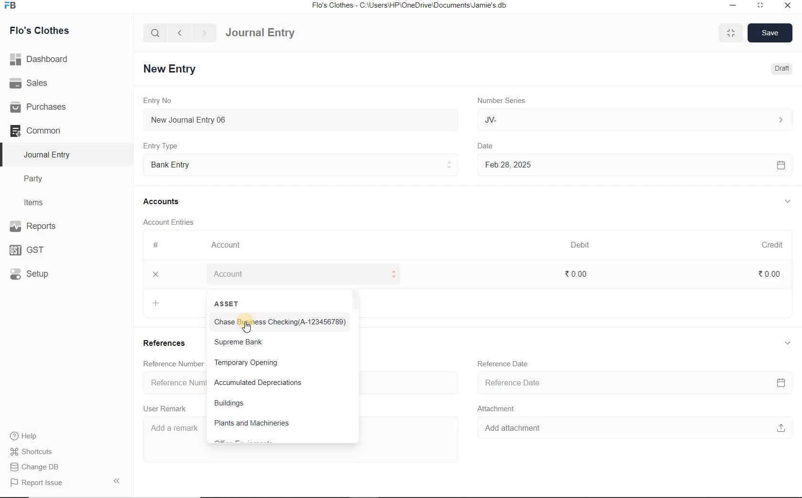 This screenshot has height=498, width=802. I want to click on Dashboard, so click(42, 58).